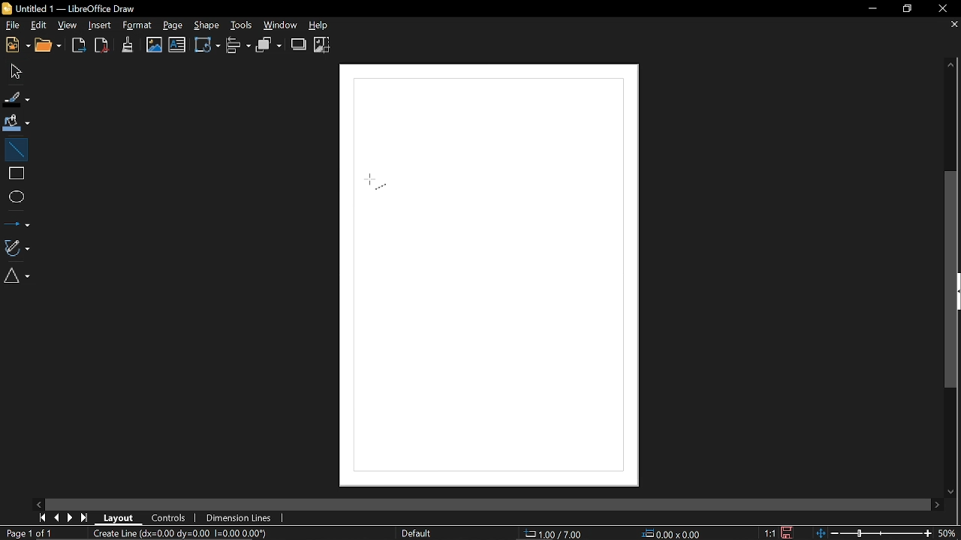  What do you see at coordinates (77, 8) in the screenshot?
I see `Current window` at bounding box center [77, 8].